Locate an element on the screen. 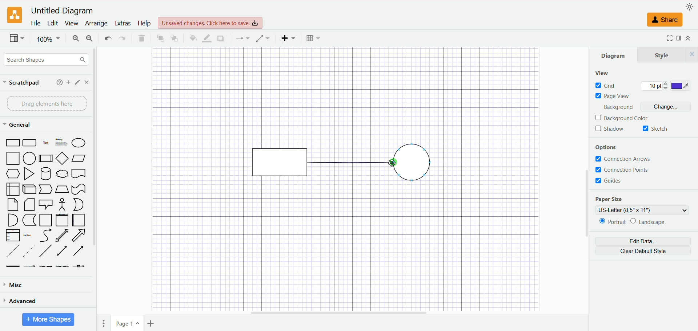 The height and width of the screenshot is (331, 698). edit is located at coordinates (52, 24).